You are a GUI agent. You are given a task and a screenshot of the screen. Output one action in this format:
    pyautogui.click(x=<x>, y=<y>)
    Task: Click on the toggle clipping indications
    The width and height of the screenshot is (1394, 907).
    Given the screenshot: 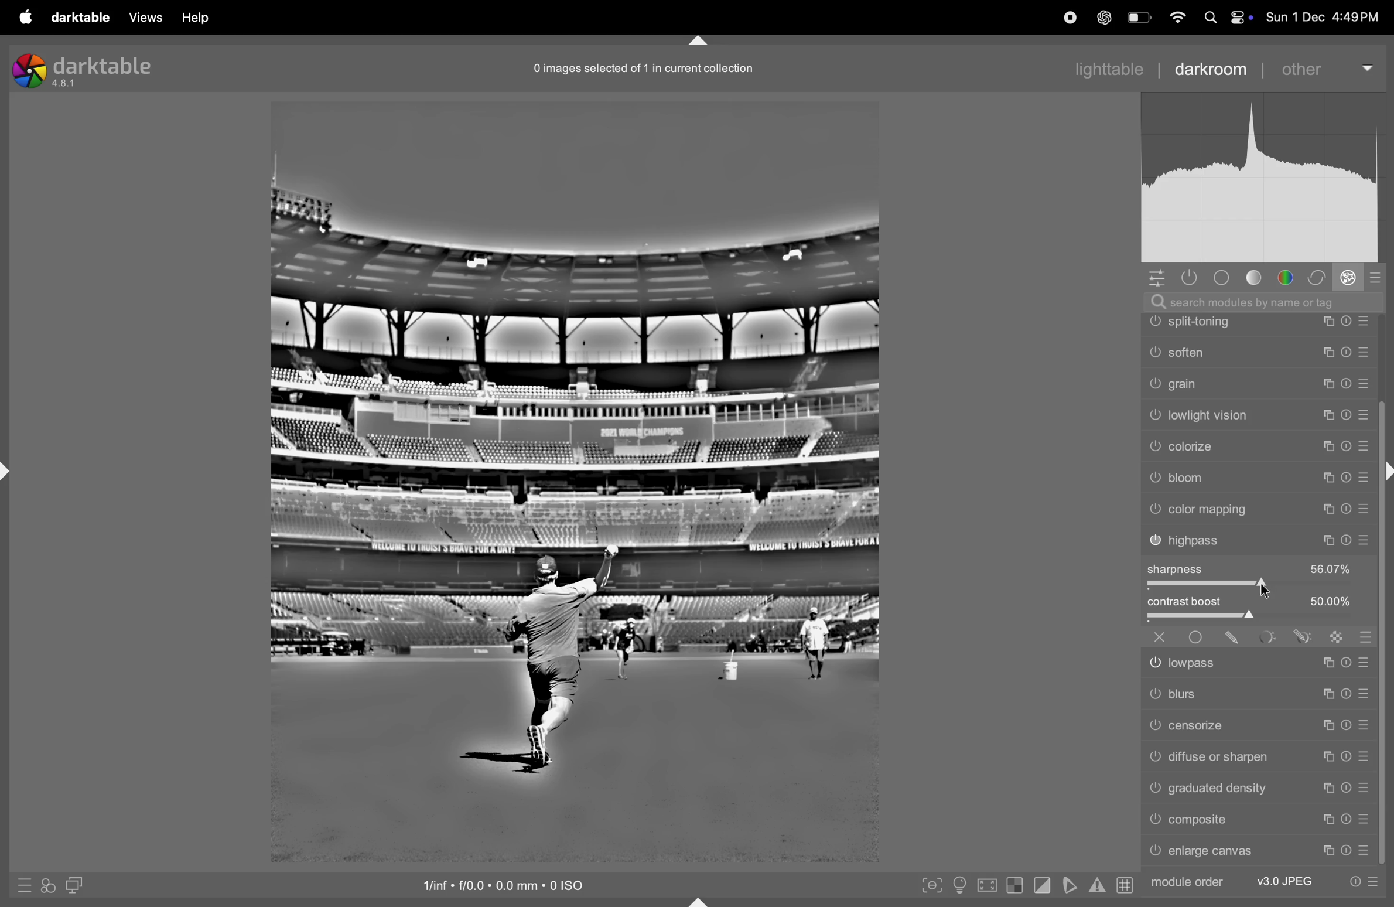 What is the action you would take?
    pyautogui.click(x=1041, y=887)
    